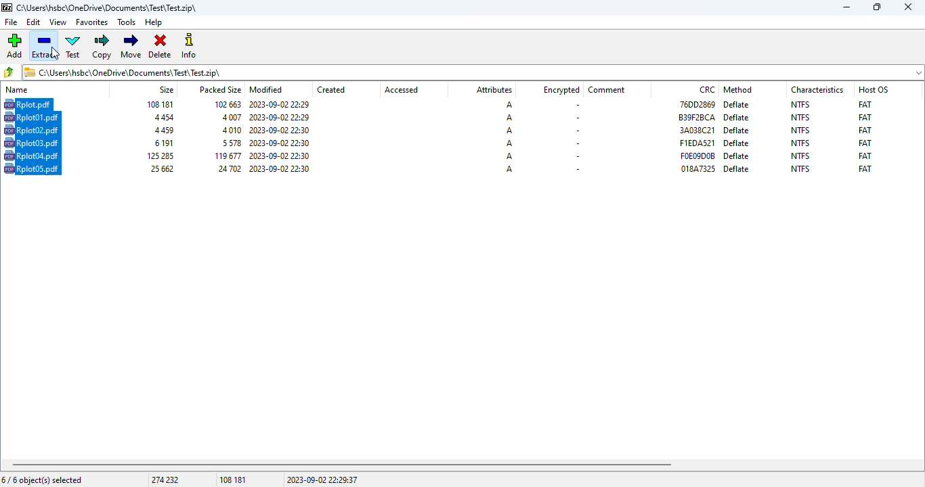 This screenshot has width=925, height=487. I want to click on CRC, so click(696, 103).